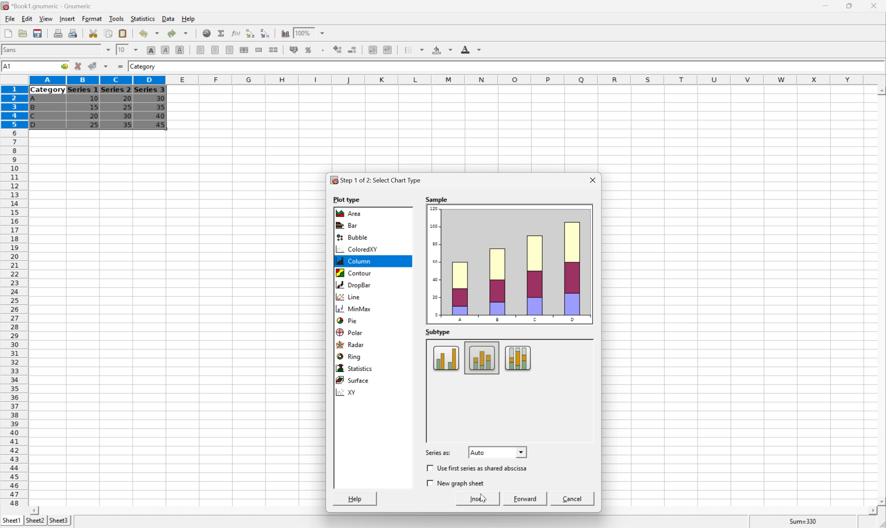  What do you see at coordinates (161, 115) in the screenshot?
I see `40` at bounding box center [161, 115].